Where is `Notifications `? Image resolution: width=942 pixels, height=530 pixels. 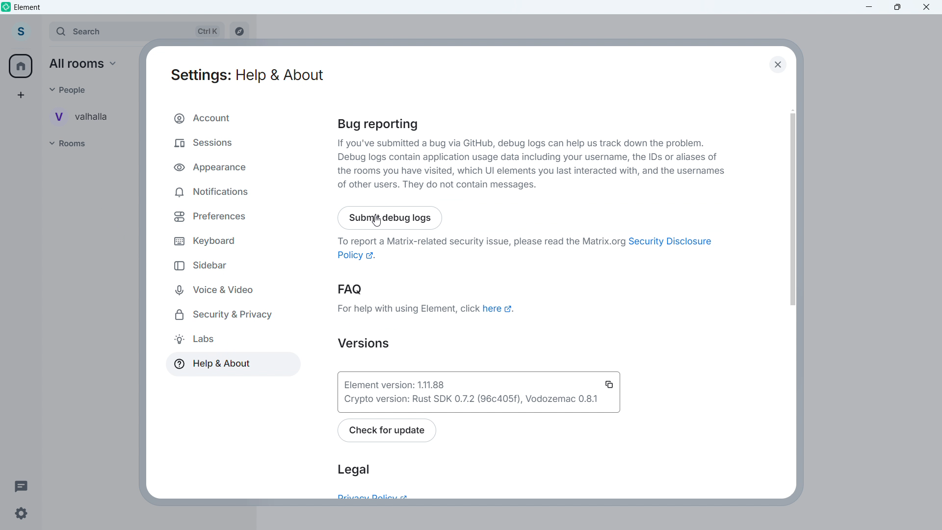 Notifications  is located at coordinates (219, 191).